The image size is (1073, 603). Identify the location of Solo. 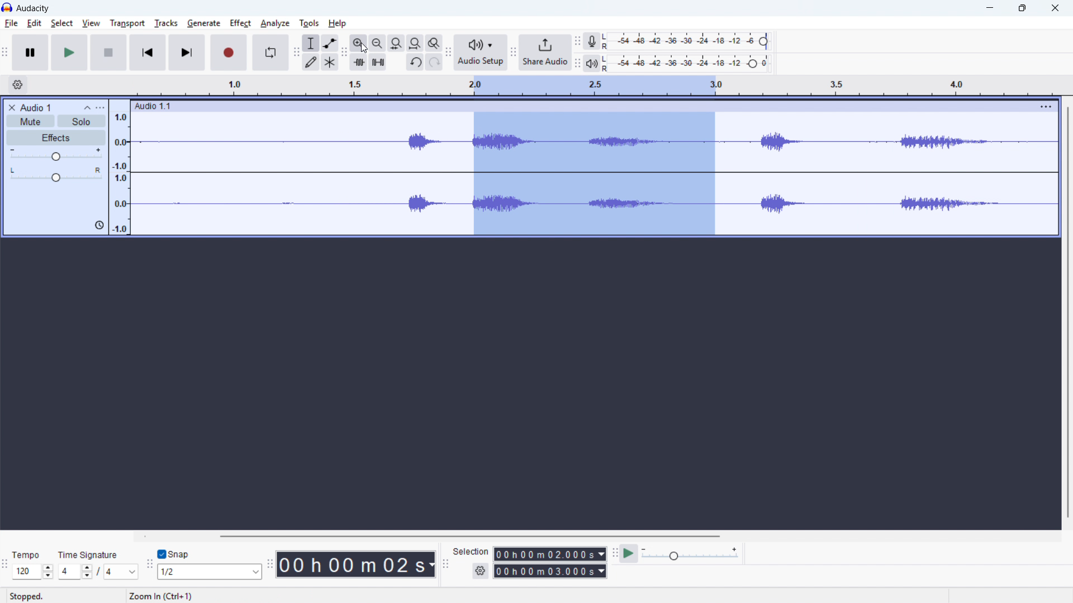
(82, 121).